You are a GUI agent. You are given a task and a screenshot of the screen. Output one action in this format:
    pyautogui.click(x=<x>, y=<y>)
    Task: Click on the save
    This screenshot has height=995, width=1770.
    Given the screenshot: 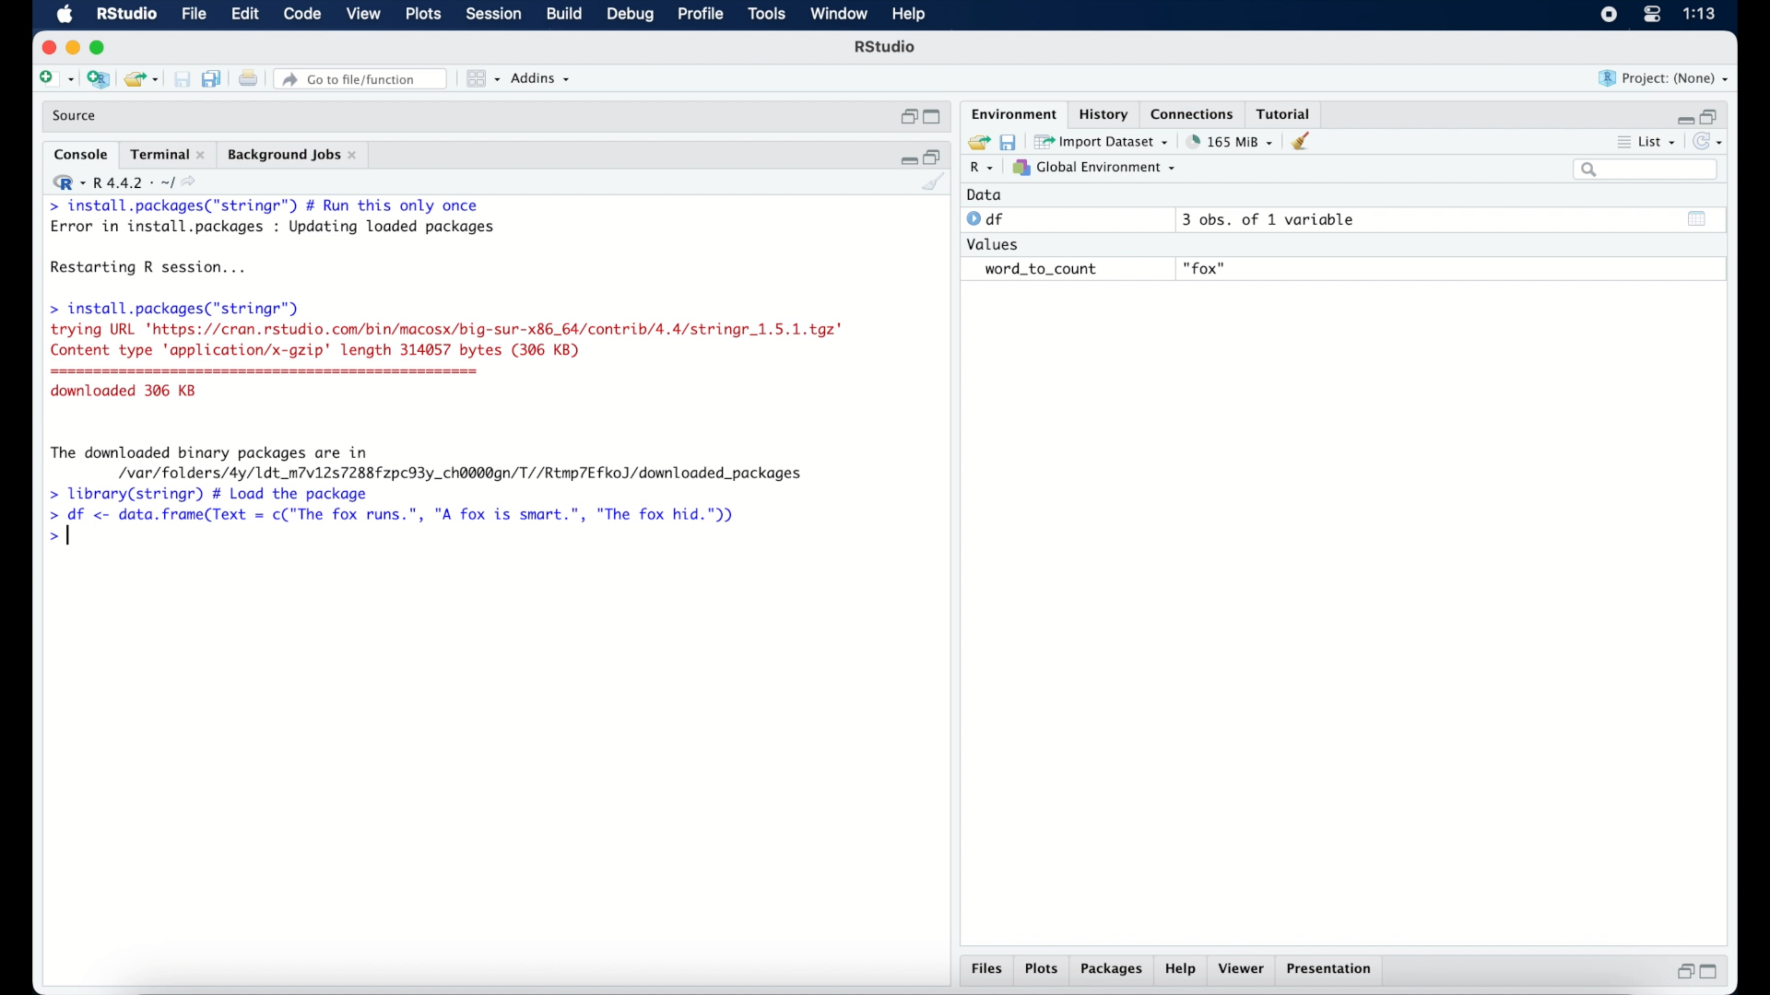 What is the action you would take?
    pyautogui.click(x=184, y=80)
    